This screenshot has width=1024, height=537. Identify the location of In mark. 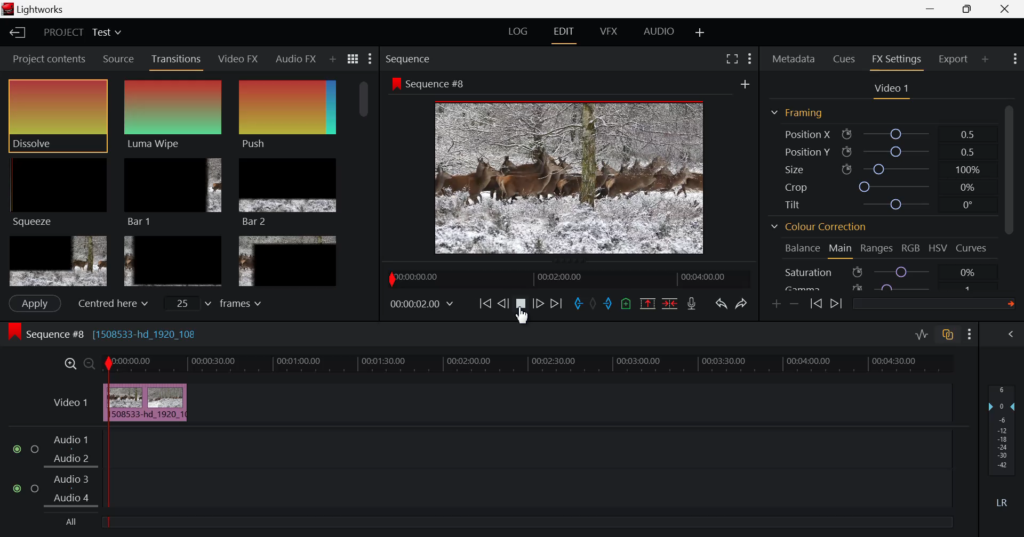
(577, 304).